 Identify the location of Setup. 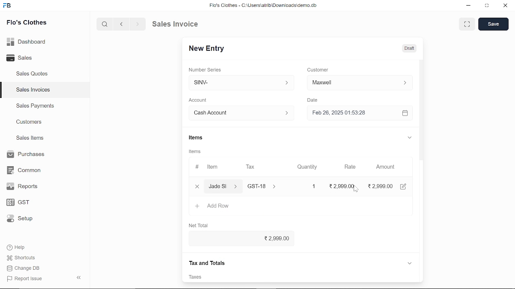
(25, 219).